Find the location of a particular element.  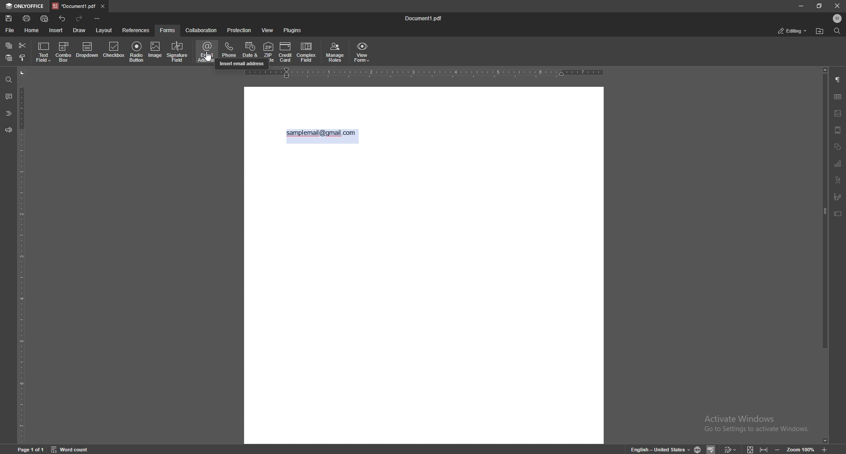

signature field is located at coordinates (838, 197).